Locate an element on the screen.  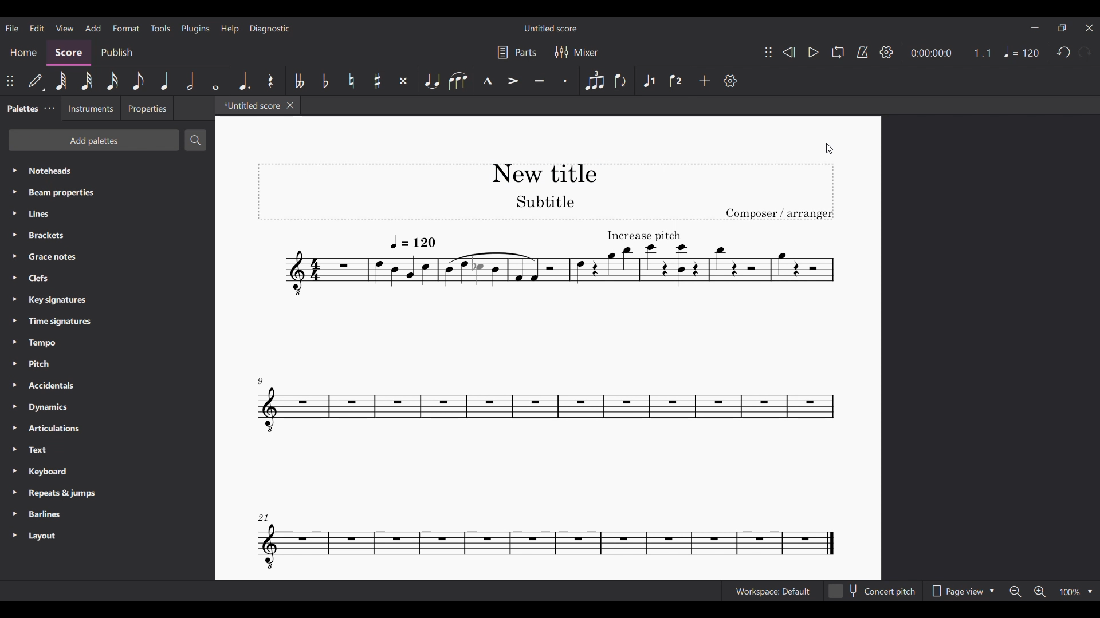
New title added to score using text tool is located at coordinates (545, 370).